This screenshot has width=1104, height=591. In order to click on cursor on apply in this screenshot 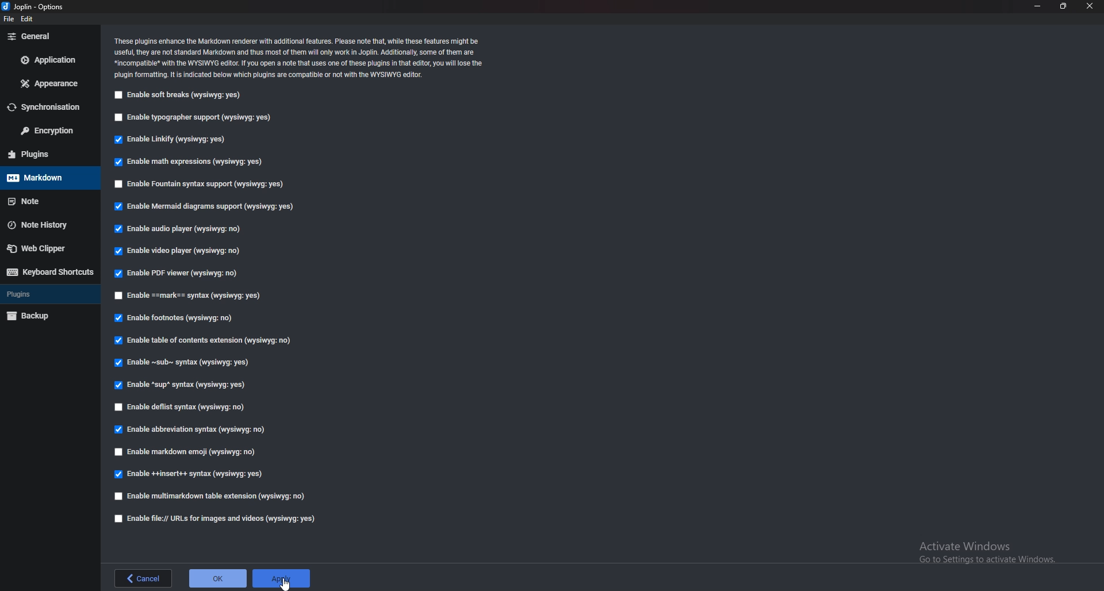, I will do `click(281, 578)`.